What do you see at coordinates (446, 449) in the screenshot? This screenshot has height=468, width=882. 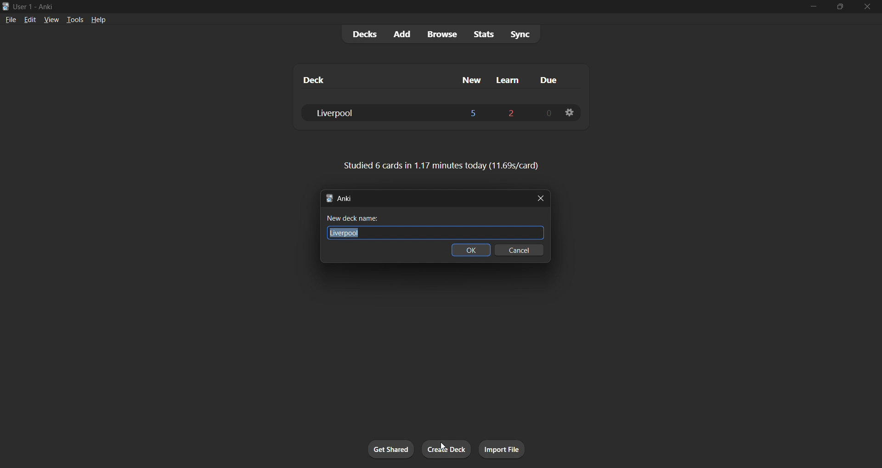 I see `create deck` at bounding box center [446, 449].